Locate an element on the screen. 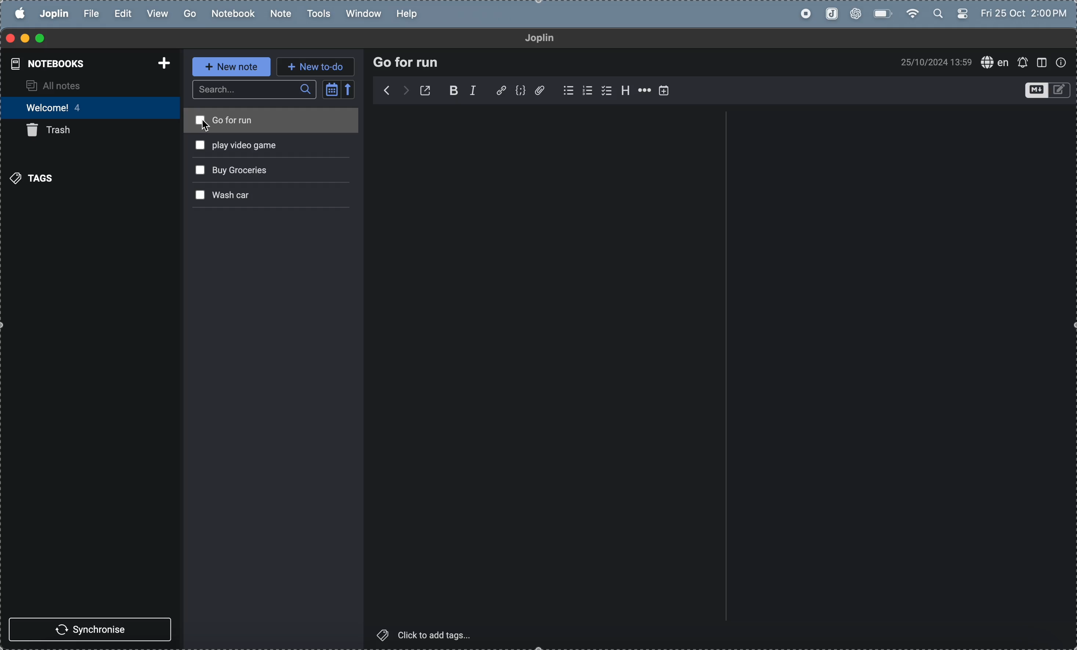  wash car is located at coordinates (252, 193).